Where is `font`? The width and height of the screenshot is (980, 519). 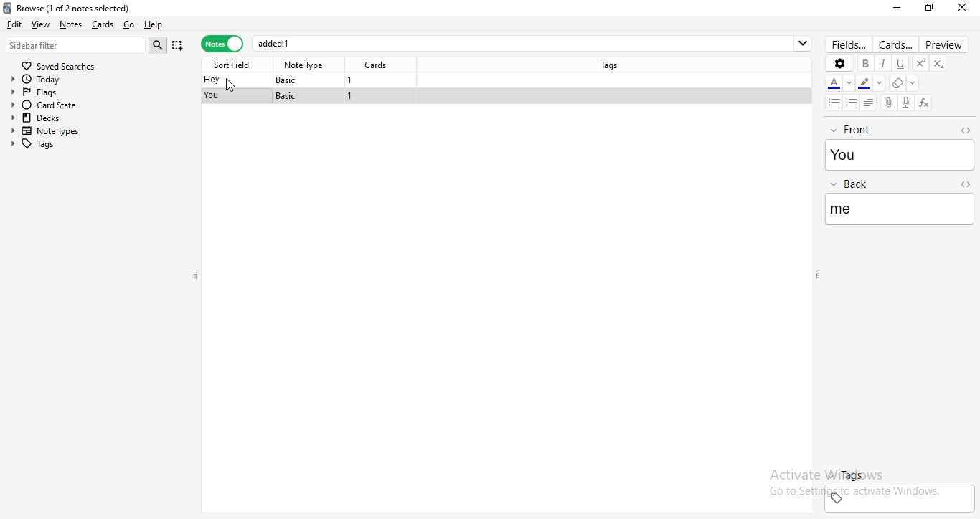 font is located at coordinates (839, 82).